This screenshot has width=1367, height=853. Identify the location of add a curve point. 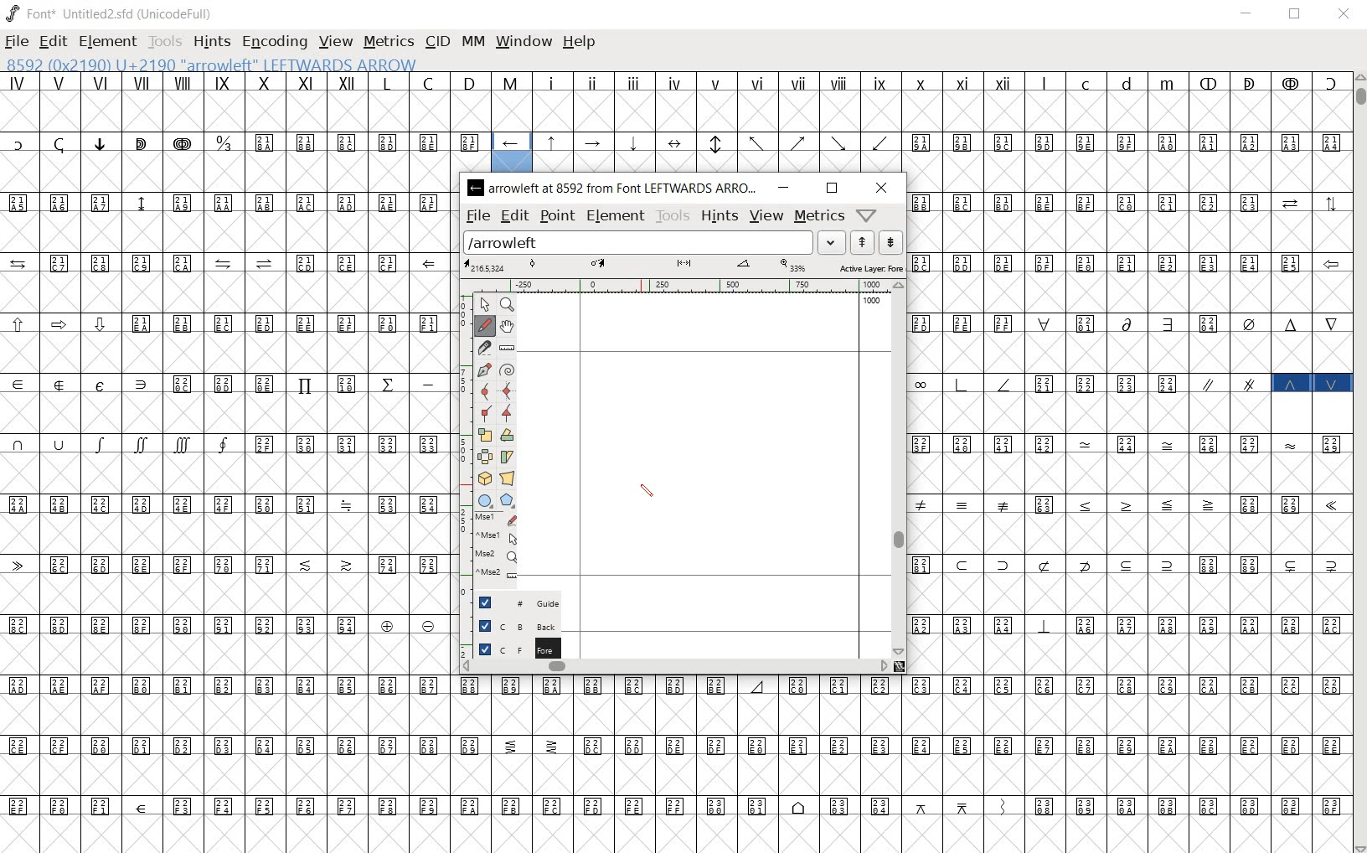
(483, 390).